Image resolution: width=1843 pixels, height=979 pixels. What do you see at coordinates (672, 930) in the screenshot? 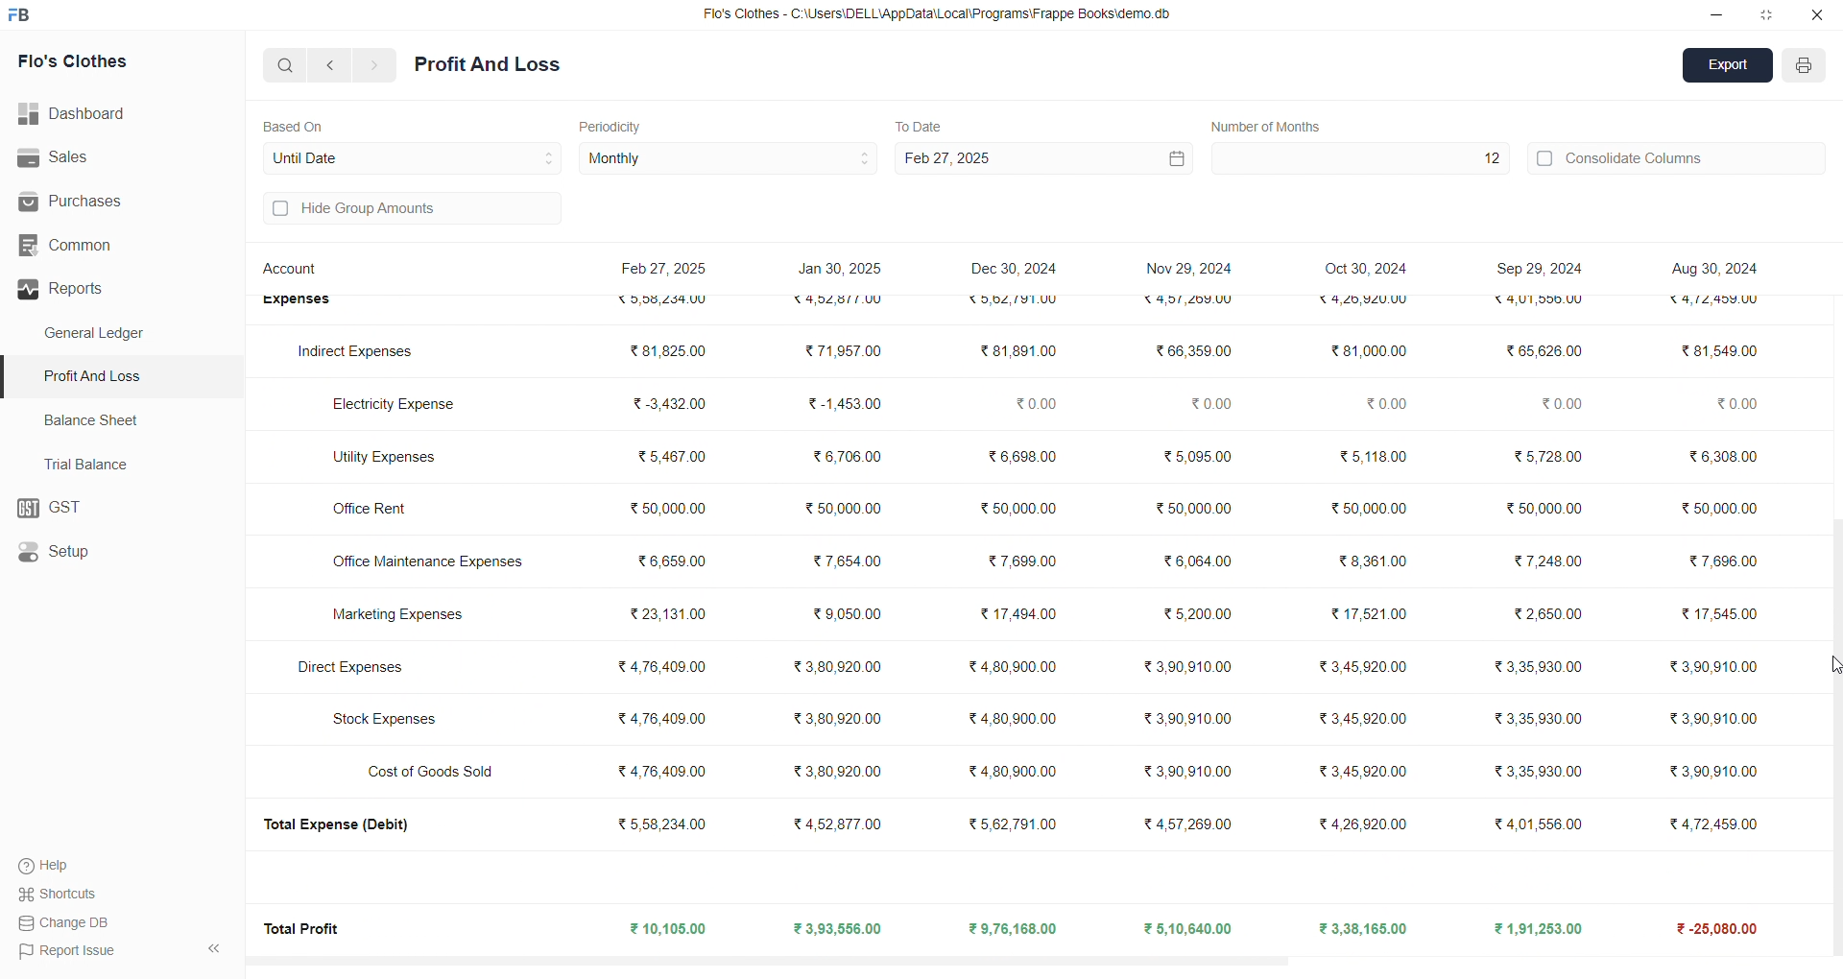
I see `₹10,105.00` at bounding box center [672, 930].